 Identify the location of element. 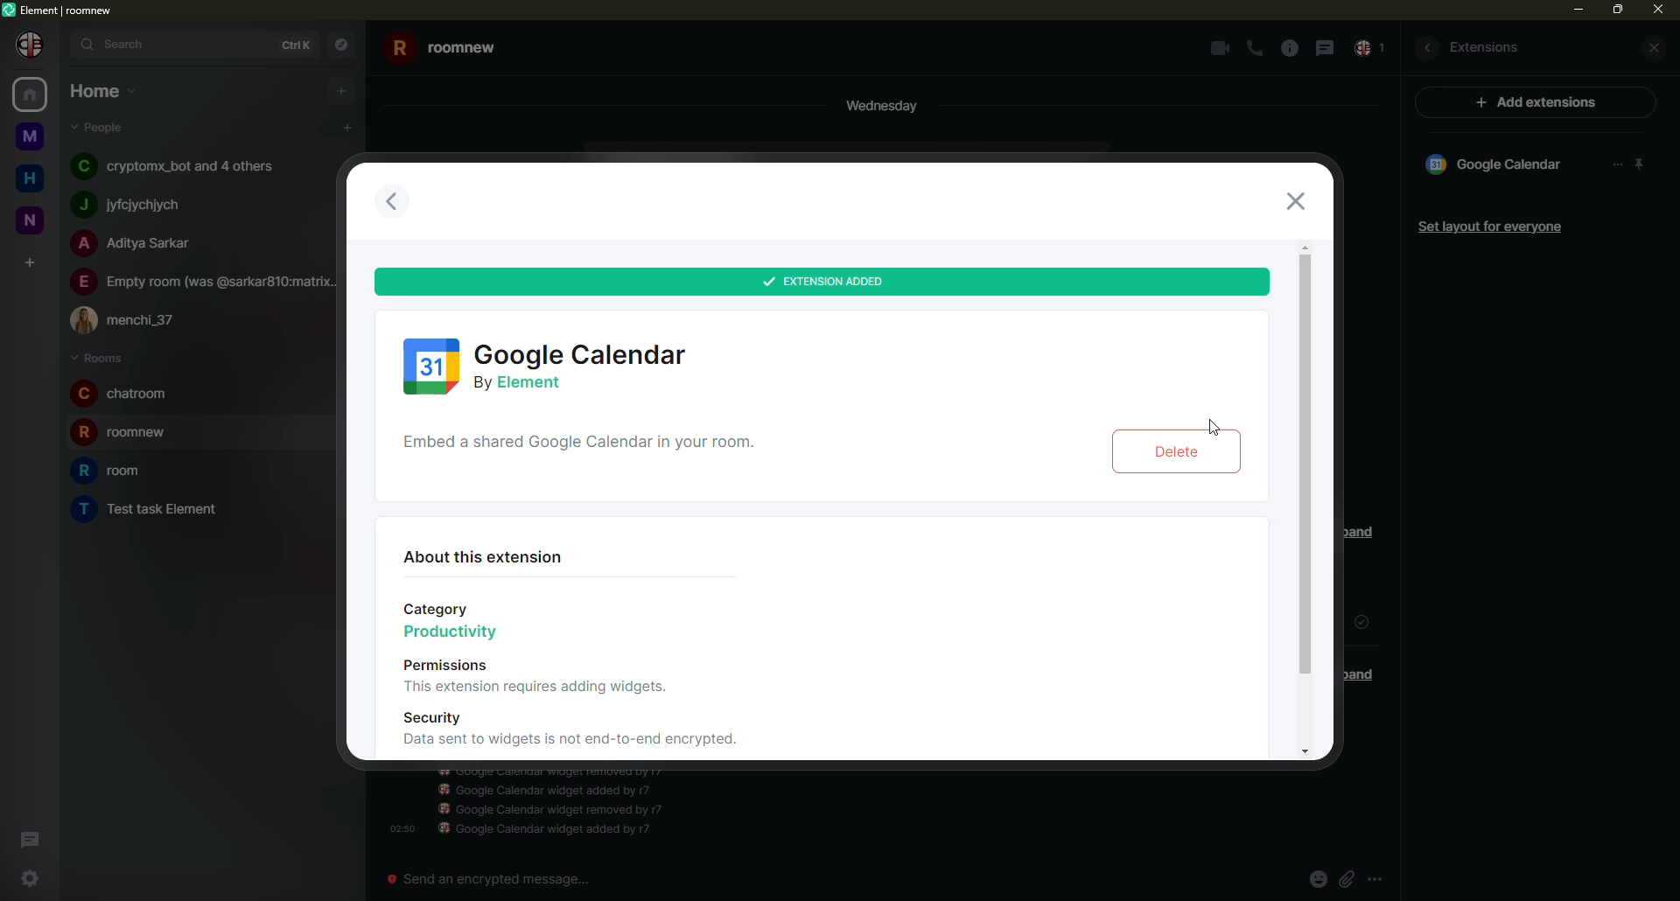
(60, 10).